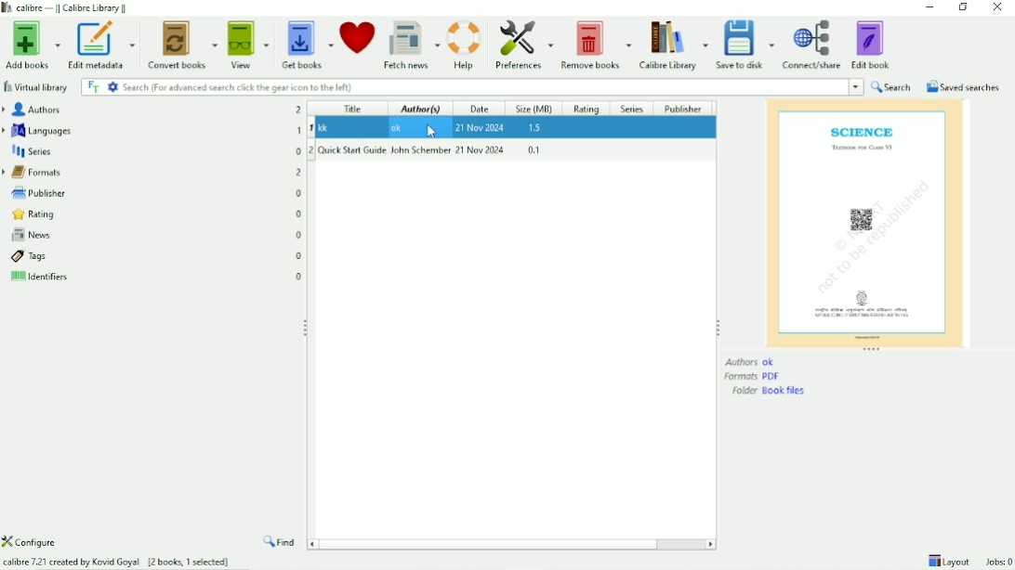 This screenshot has width=1015, height=570. I want to click on Convert books, so click(182, 45).